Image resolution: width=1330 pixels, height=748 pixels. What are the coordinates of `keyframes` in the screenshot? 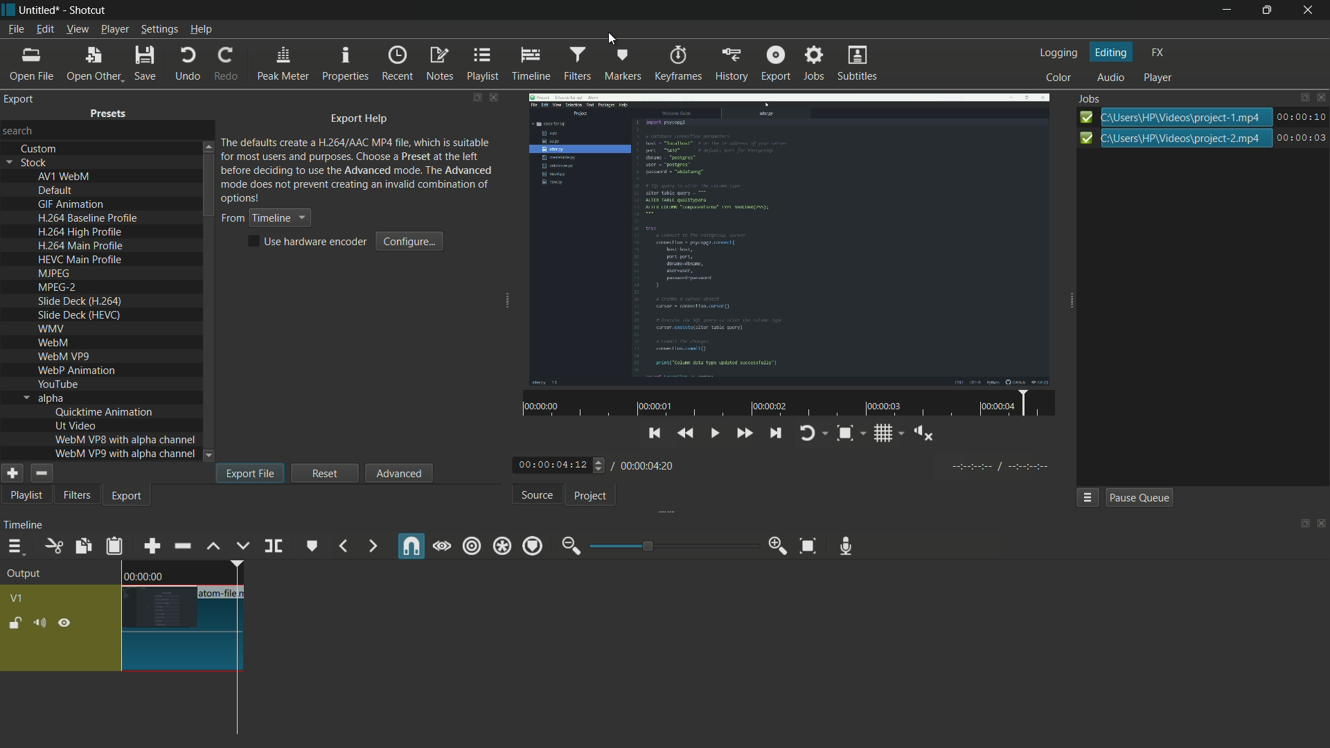 It's located at (679, 64).